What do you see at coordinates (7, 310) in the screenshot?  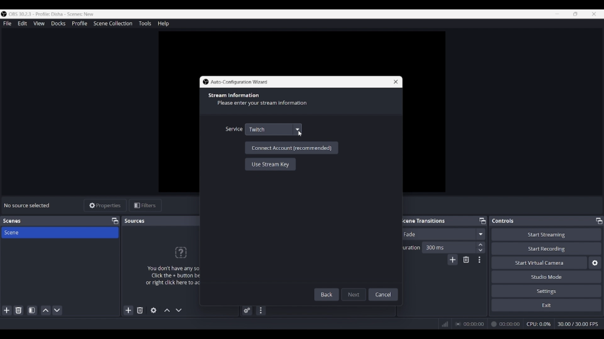 I see `Add scene` at bounding box center [7, 310].